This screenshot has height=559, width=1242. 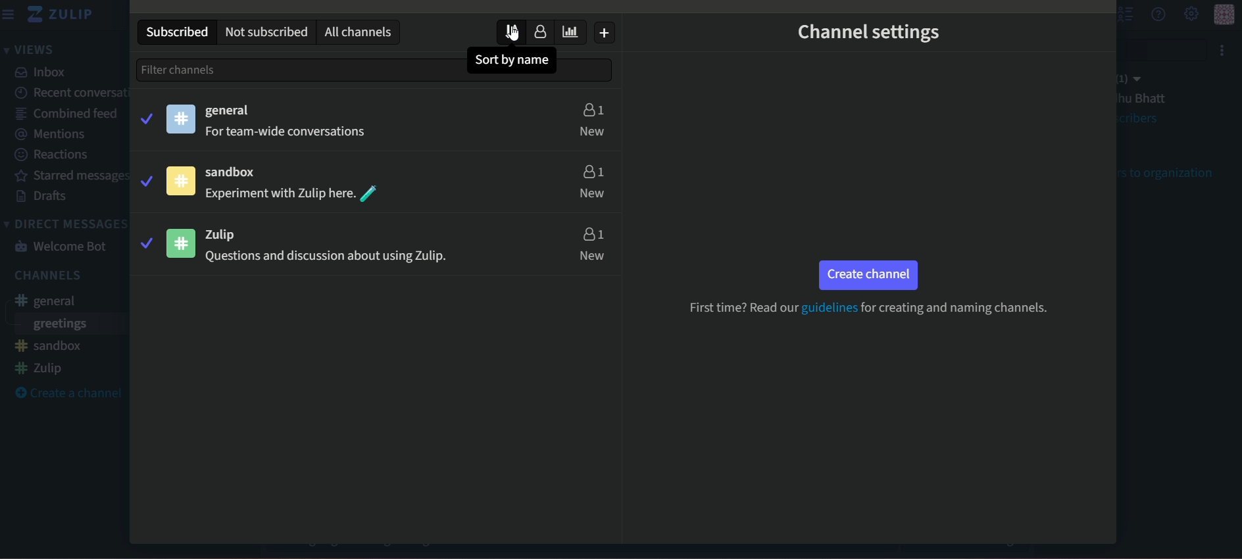 What do you see at coordinates (178, 32) in the screenshot?
I see `subscribed` at bounding box center [178, 32].